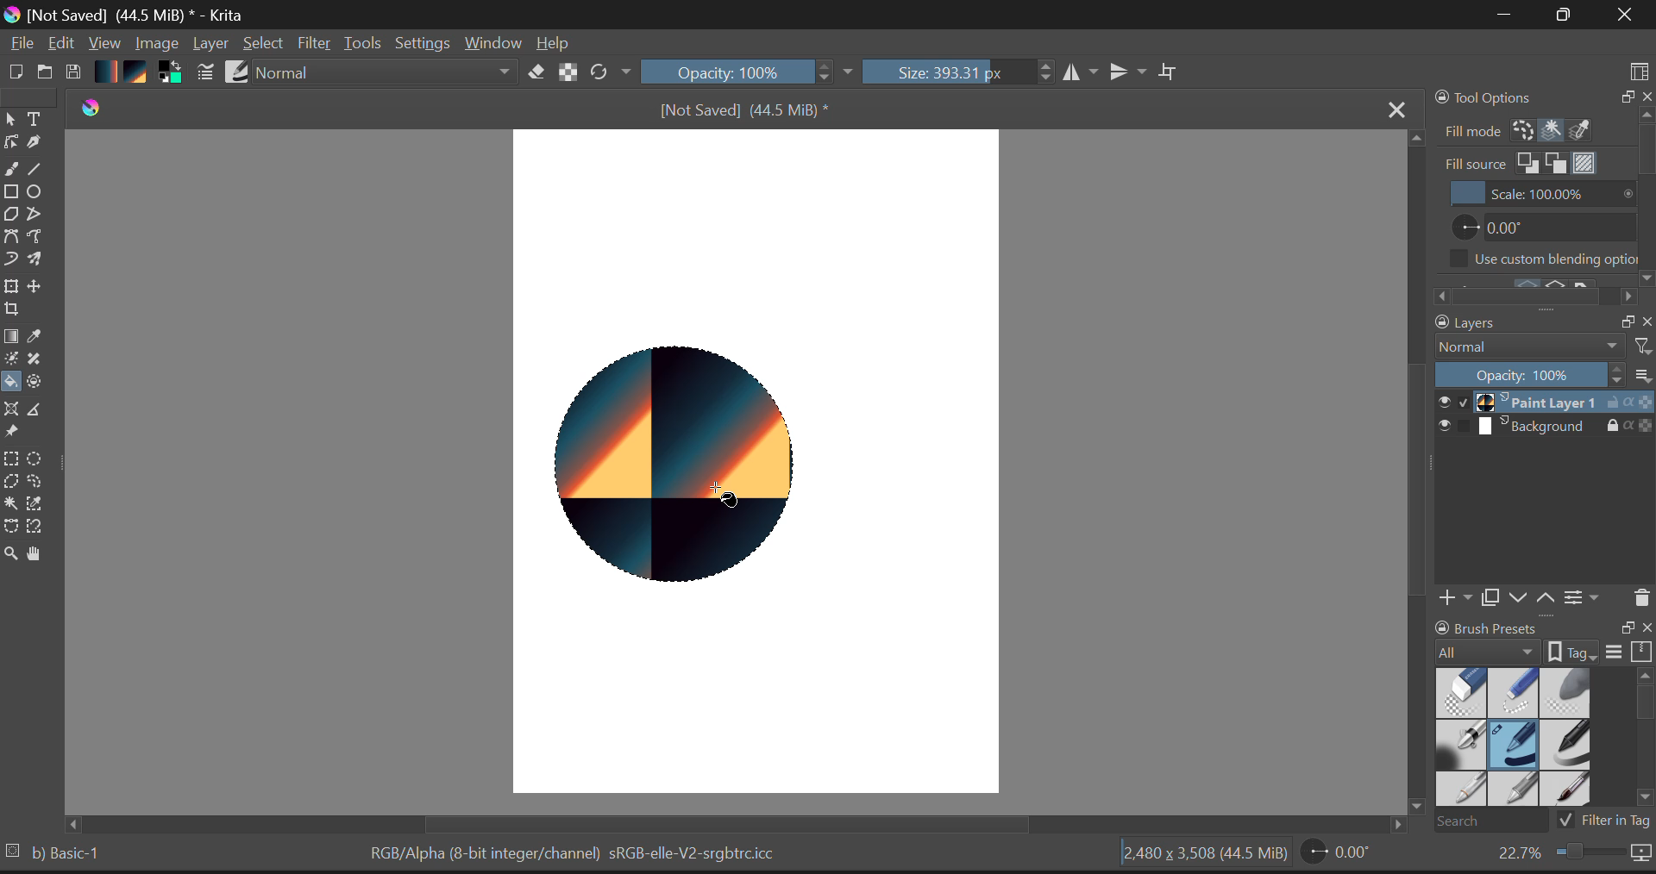 The height and width of the screenshot is (874, 1656). Describe the element at coordinates (315, 44) in the screenshot. I see `Filter` at that location.